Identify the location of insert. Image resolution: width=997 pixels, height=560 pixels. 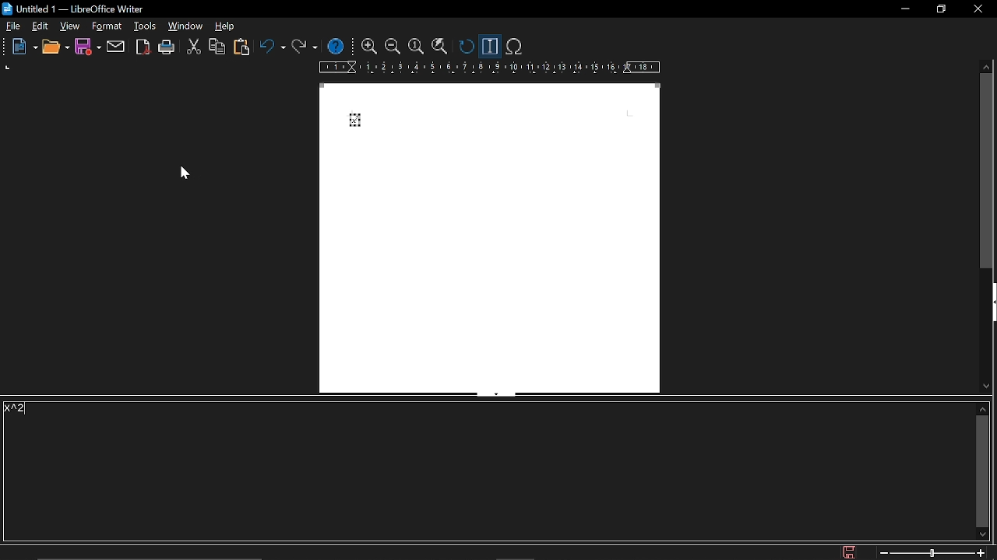
(104, 26).